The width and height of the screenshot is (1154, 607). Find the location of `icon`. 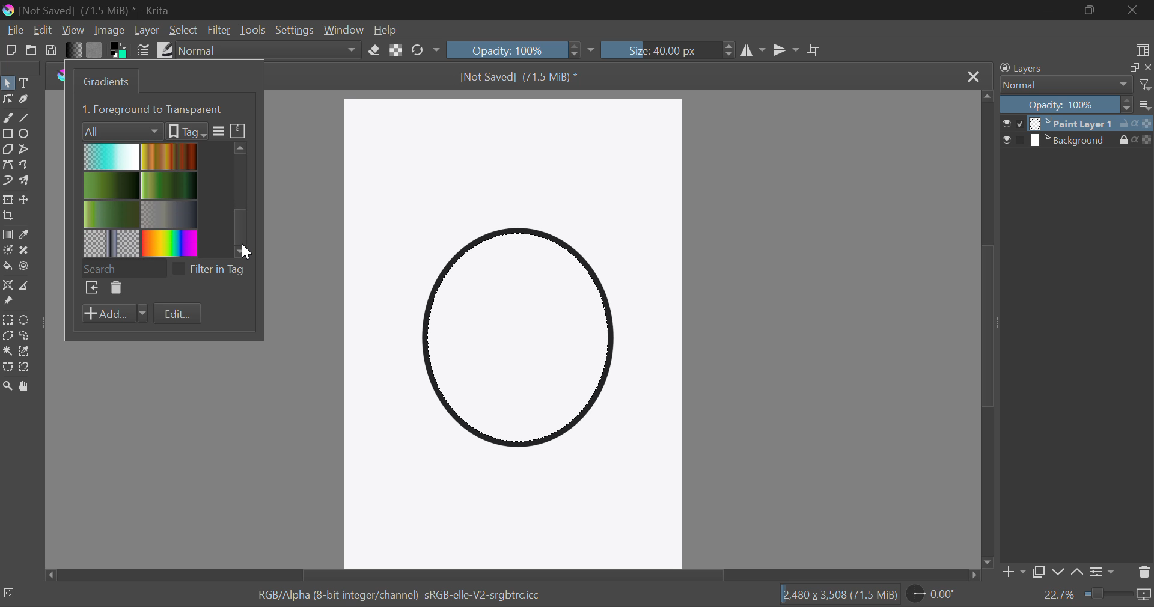

icon is located at coordinates (1146, 597).